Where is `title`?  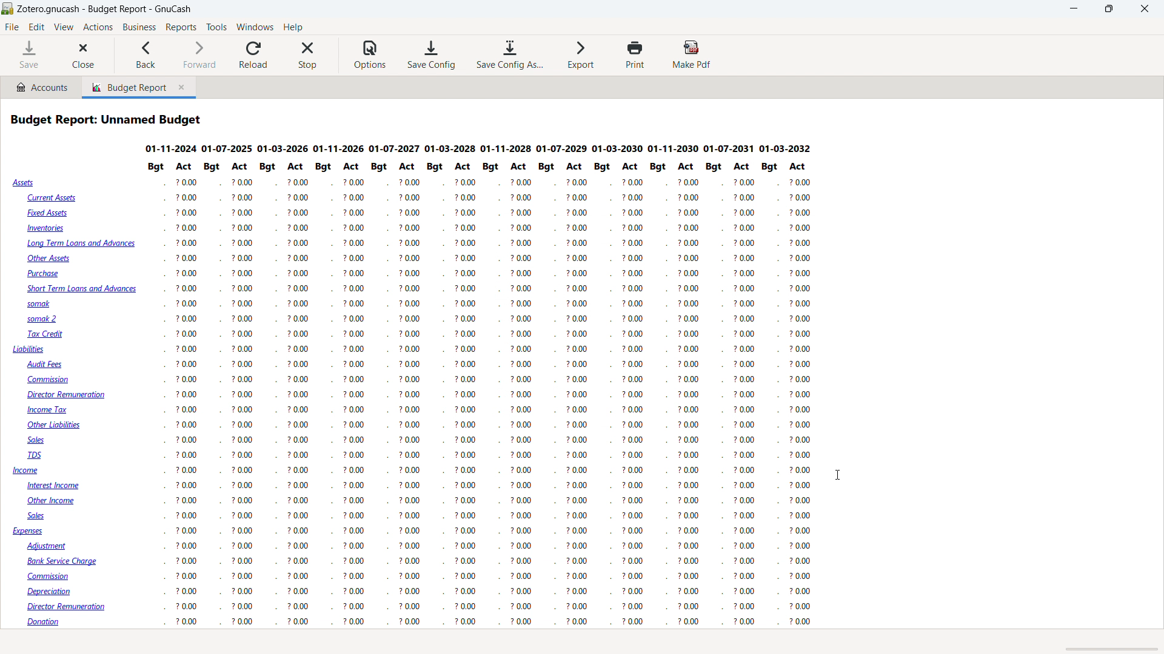
title is located at coordinates (105, 9).